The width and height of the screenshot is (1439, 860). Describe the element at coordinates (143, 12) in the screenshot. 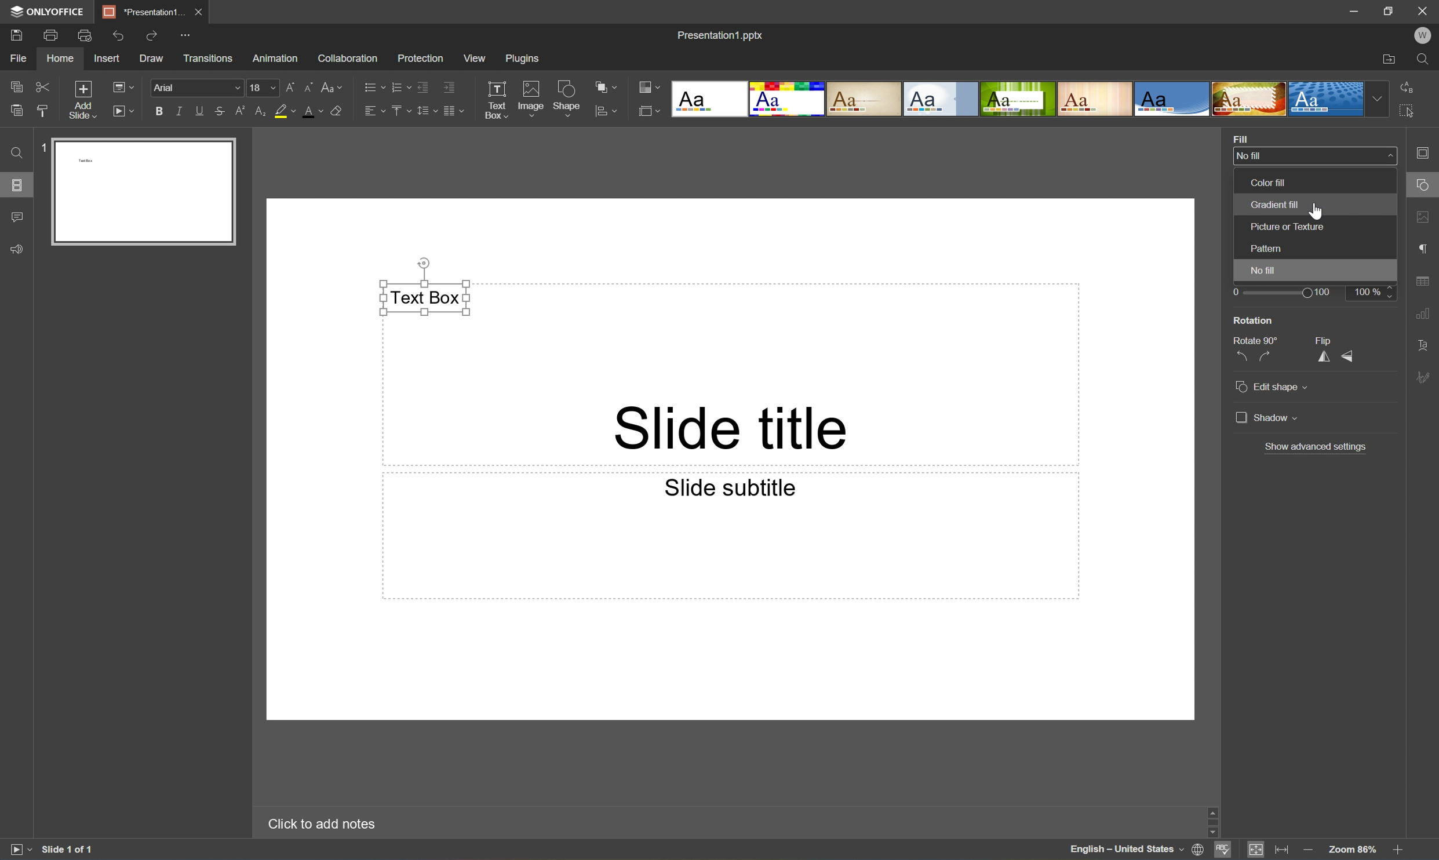

I see `*Presentation1...` at that location.